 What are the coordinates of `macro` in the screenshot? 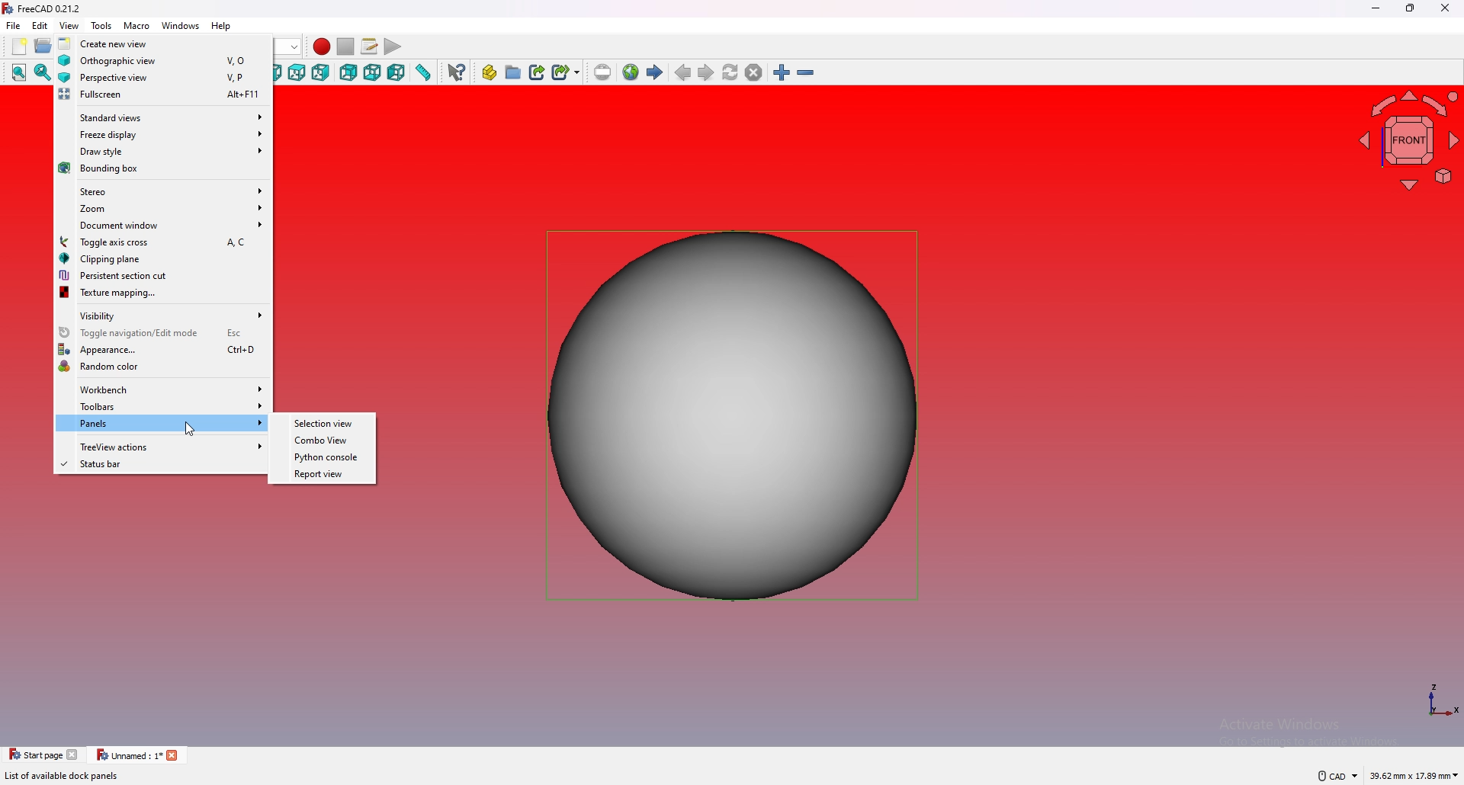 It's located at (136, 26).